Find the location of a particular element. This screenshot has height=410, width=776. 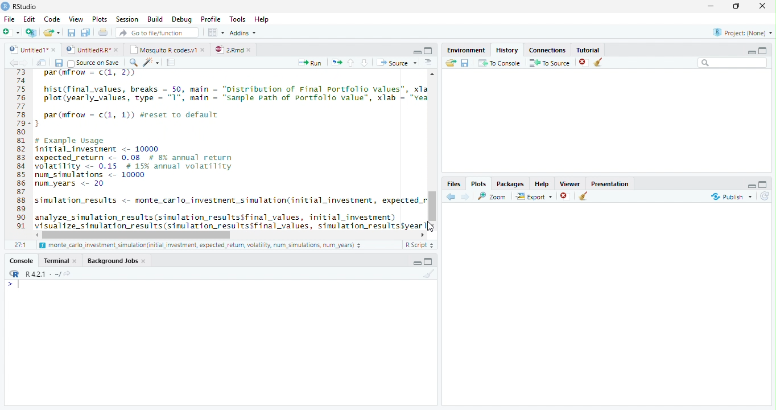

Go to previous section of code is located at coordinates (351, 64).